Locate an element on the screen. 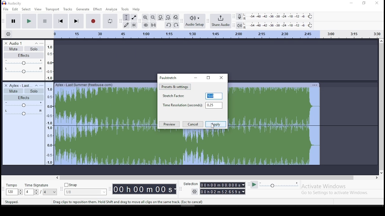  select is located at coordinates (26, 9).